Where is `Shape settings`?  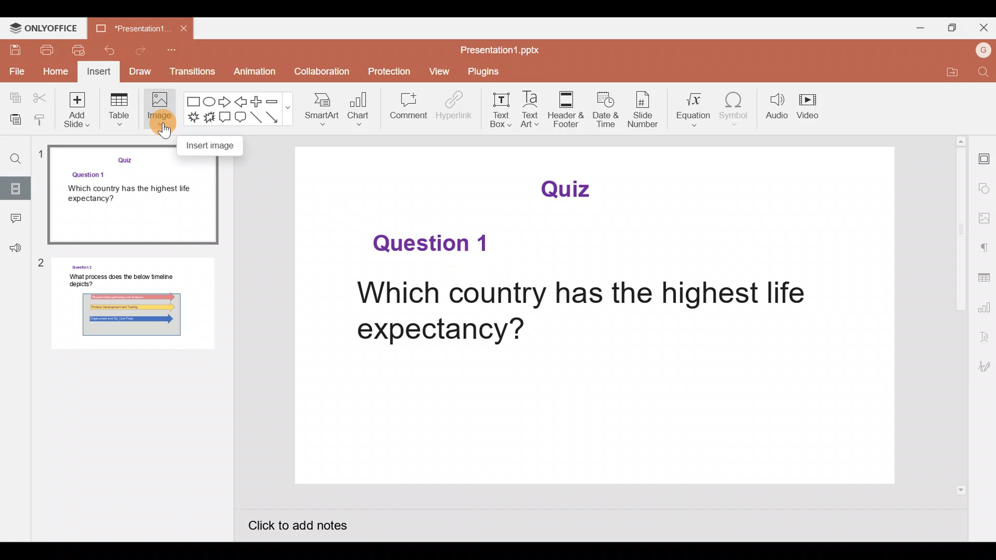
Shape settings is located at coordinates (985, 188).